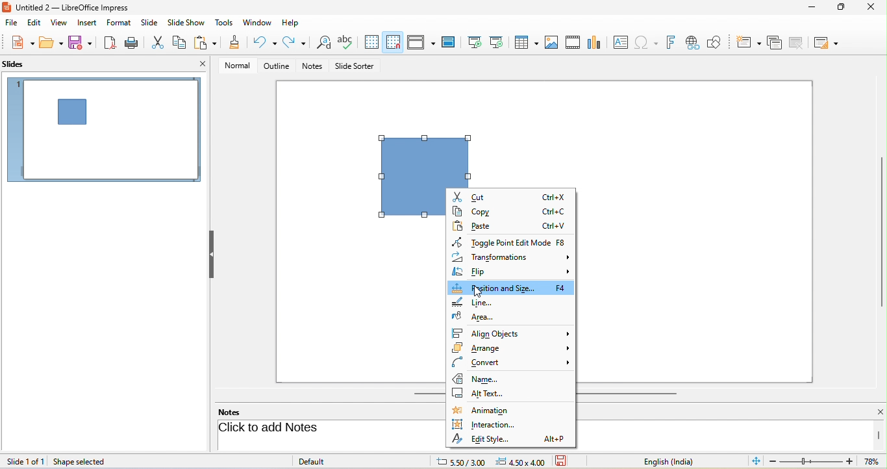 This screenshot has height=469, width=887. What do you see at coordinates (274, 66) in the screenshot?
I see `outline` at bounding box center [274, 66].